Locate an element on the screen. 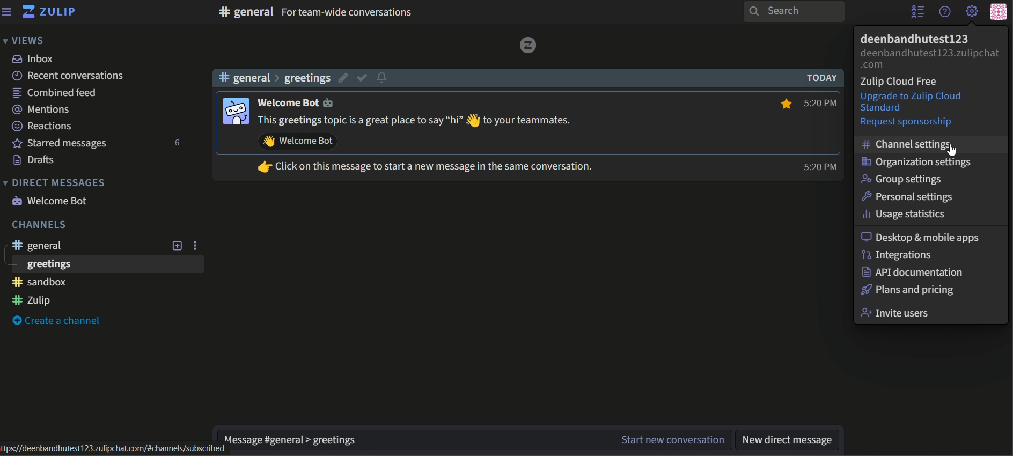 This screenshot has width=1013, height=456. expand is located at coordinates (177, 246).